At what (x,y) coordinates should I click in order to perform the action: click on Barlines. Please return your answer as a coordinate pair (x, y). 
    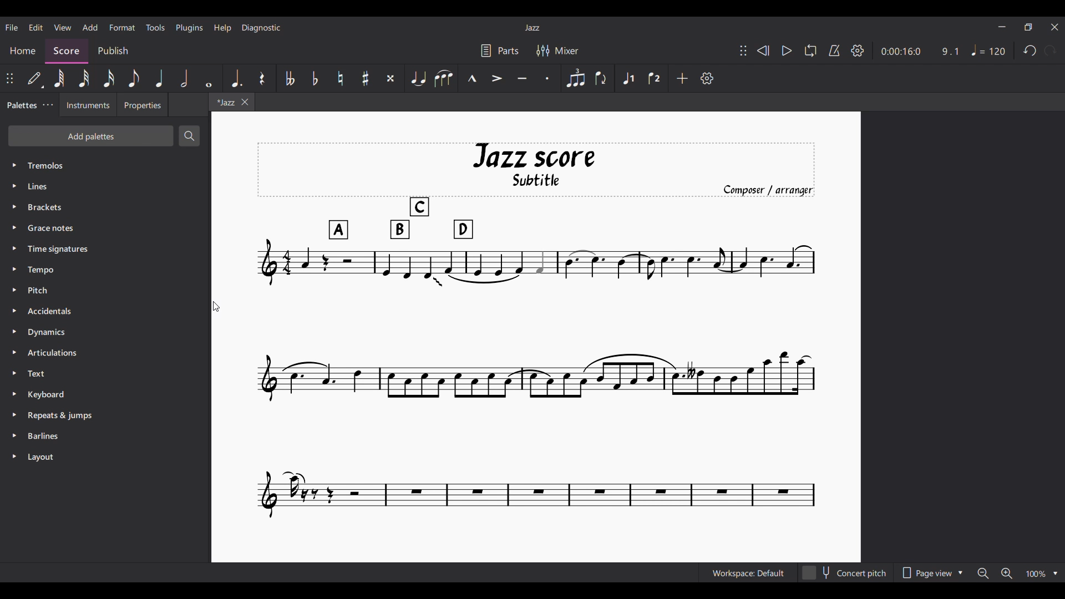
    Looking at the image, I should click on (105, 436).